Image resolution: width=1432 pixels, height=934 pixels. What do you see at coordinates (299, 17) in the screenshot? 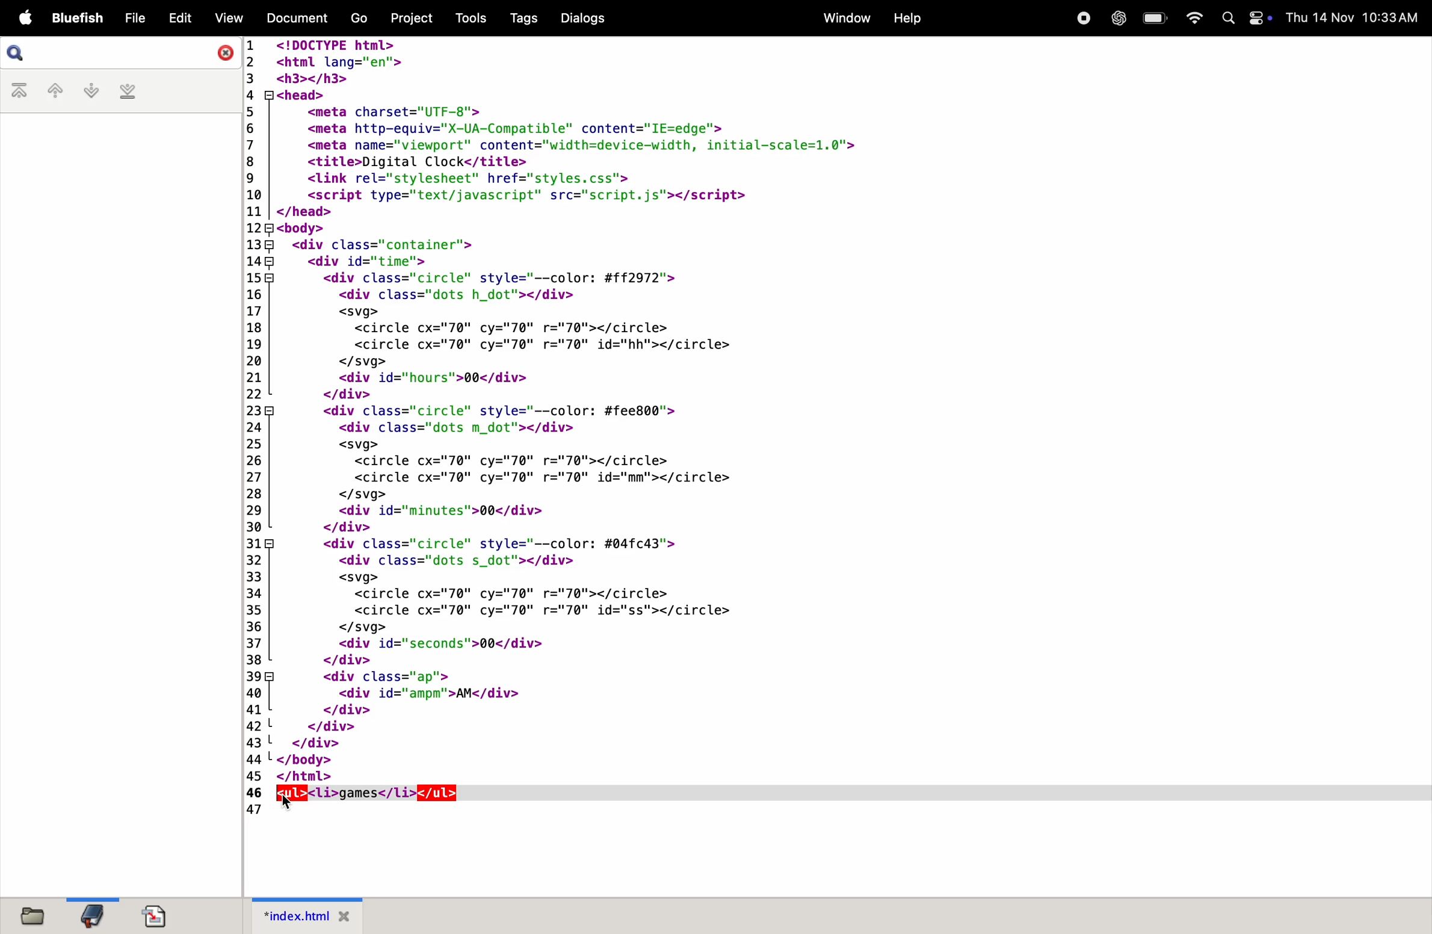
I see `Document` at bounding box center [299, 17].